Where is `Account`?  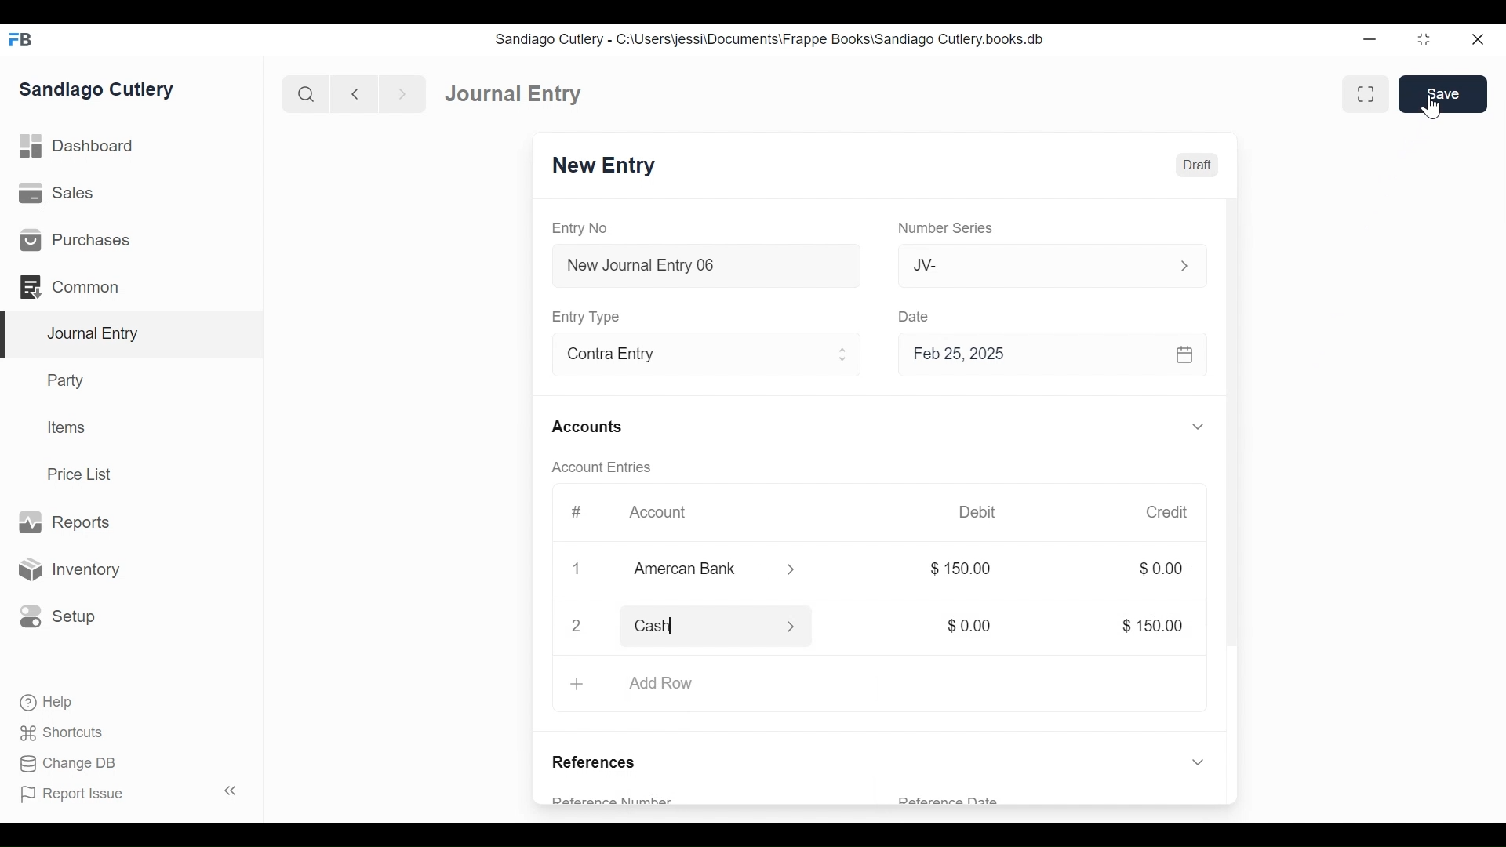 Account is located at coordinates (668, 517).